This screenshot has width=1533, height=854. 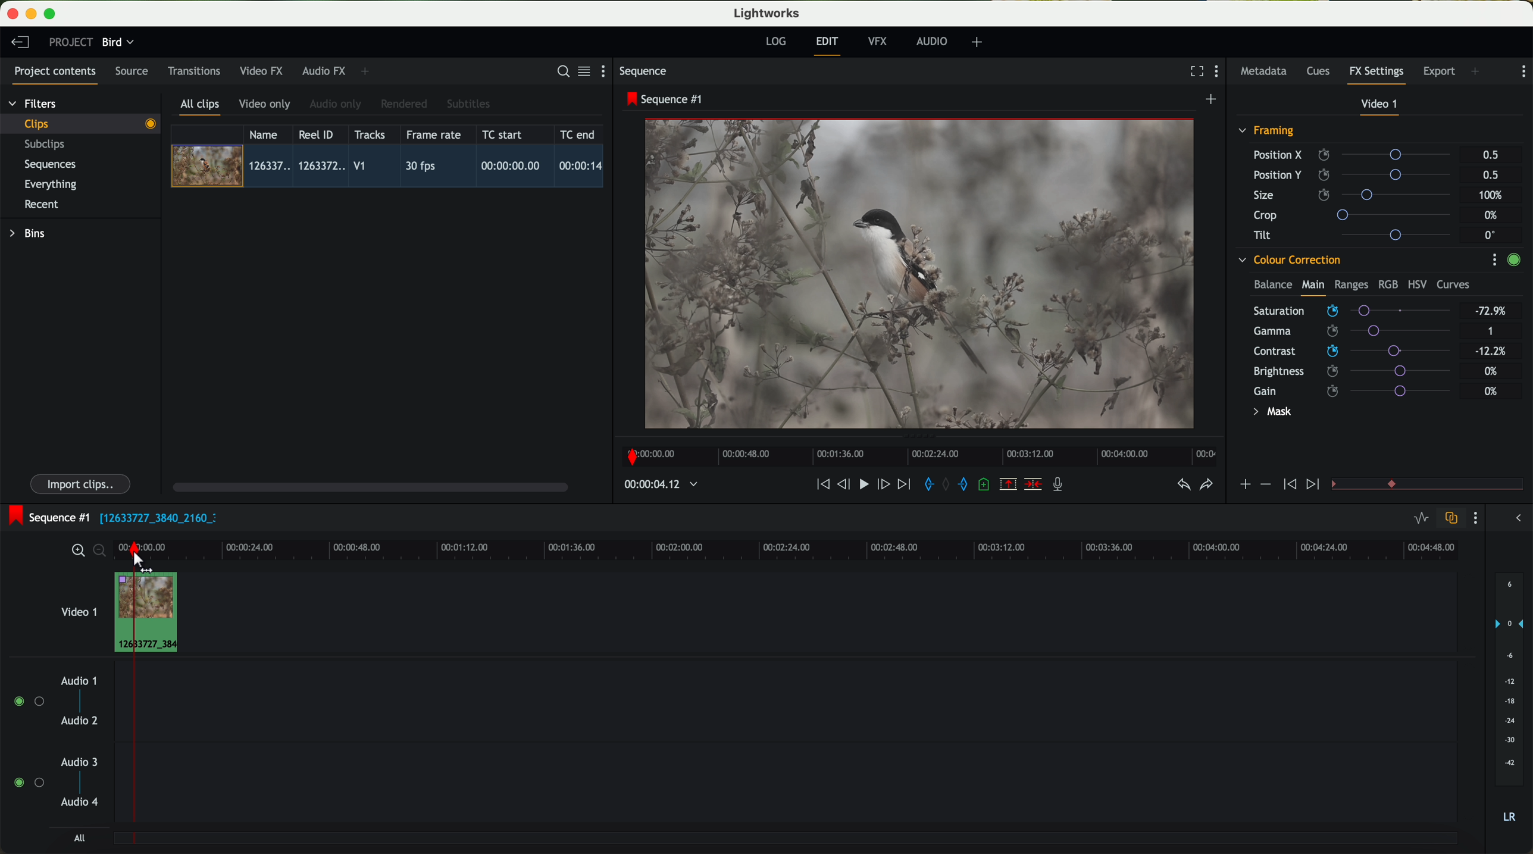 What do you see at coordinates (1491, 391) in the screenshot?
I see `0%` at bounding box center [1491, 391].